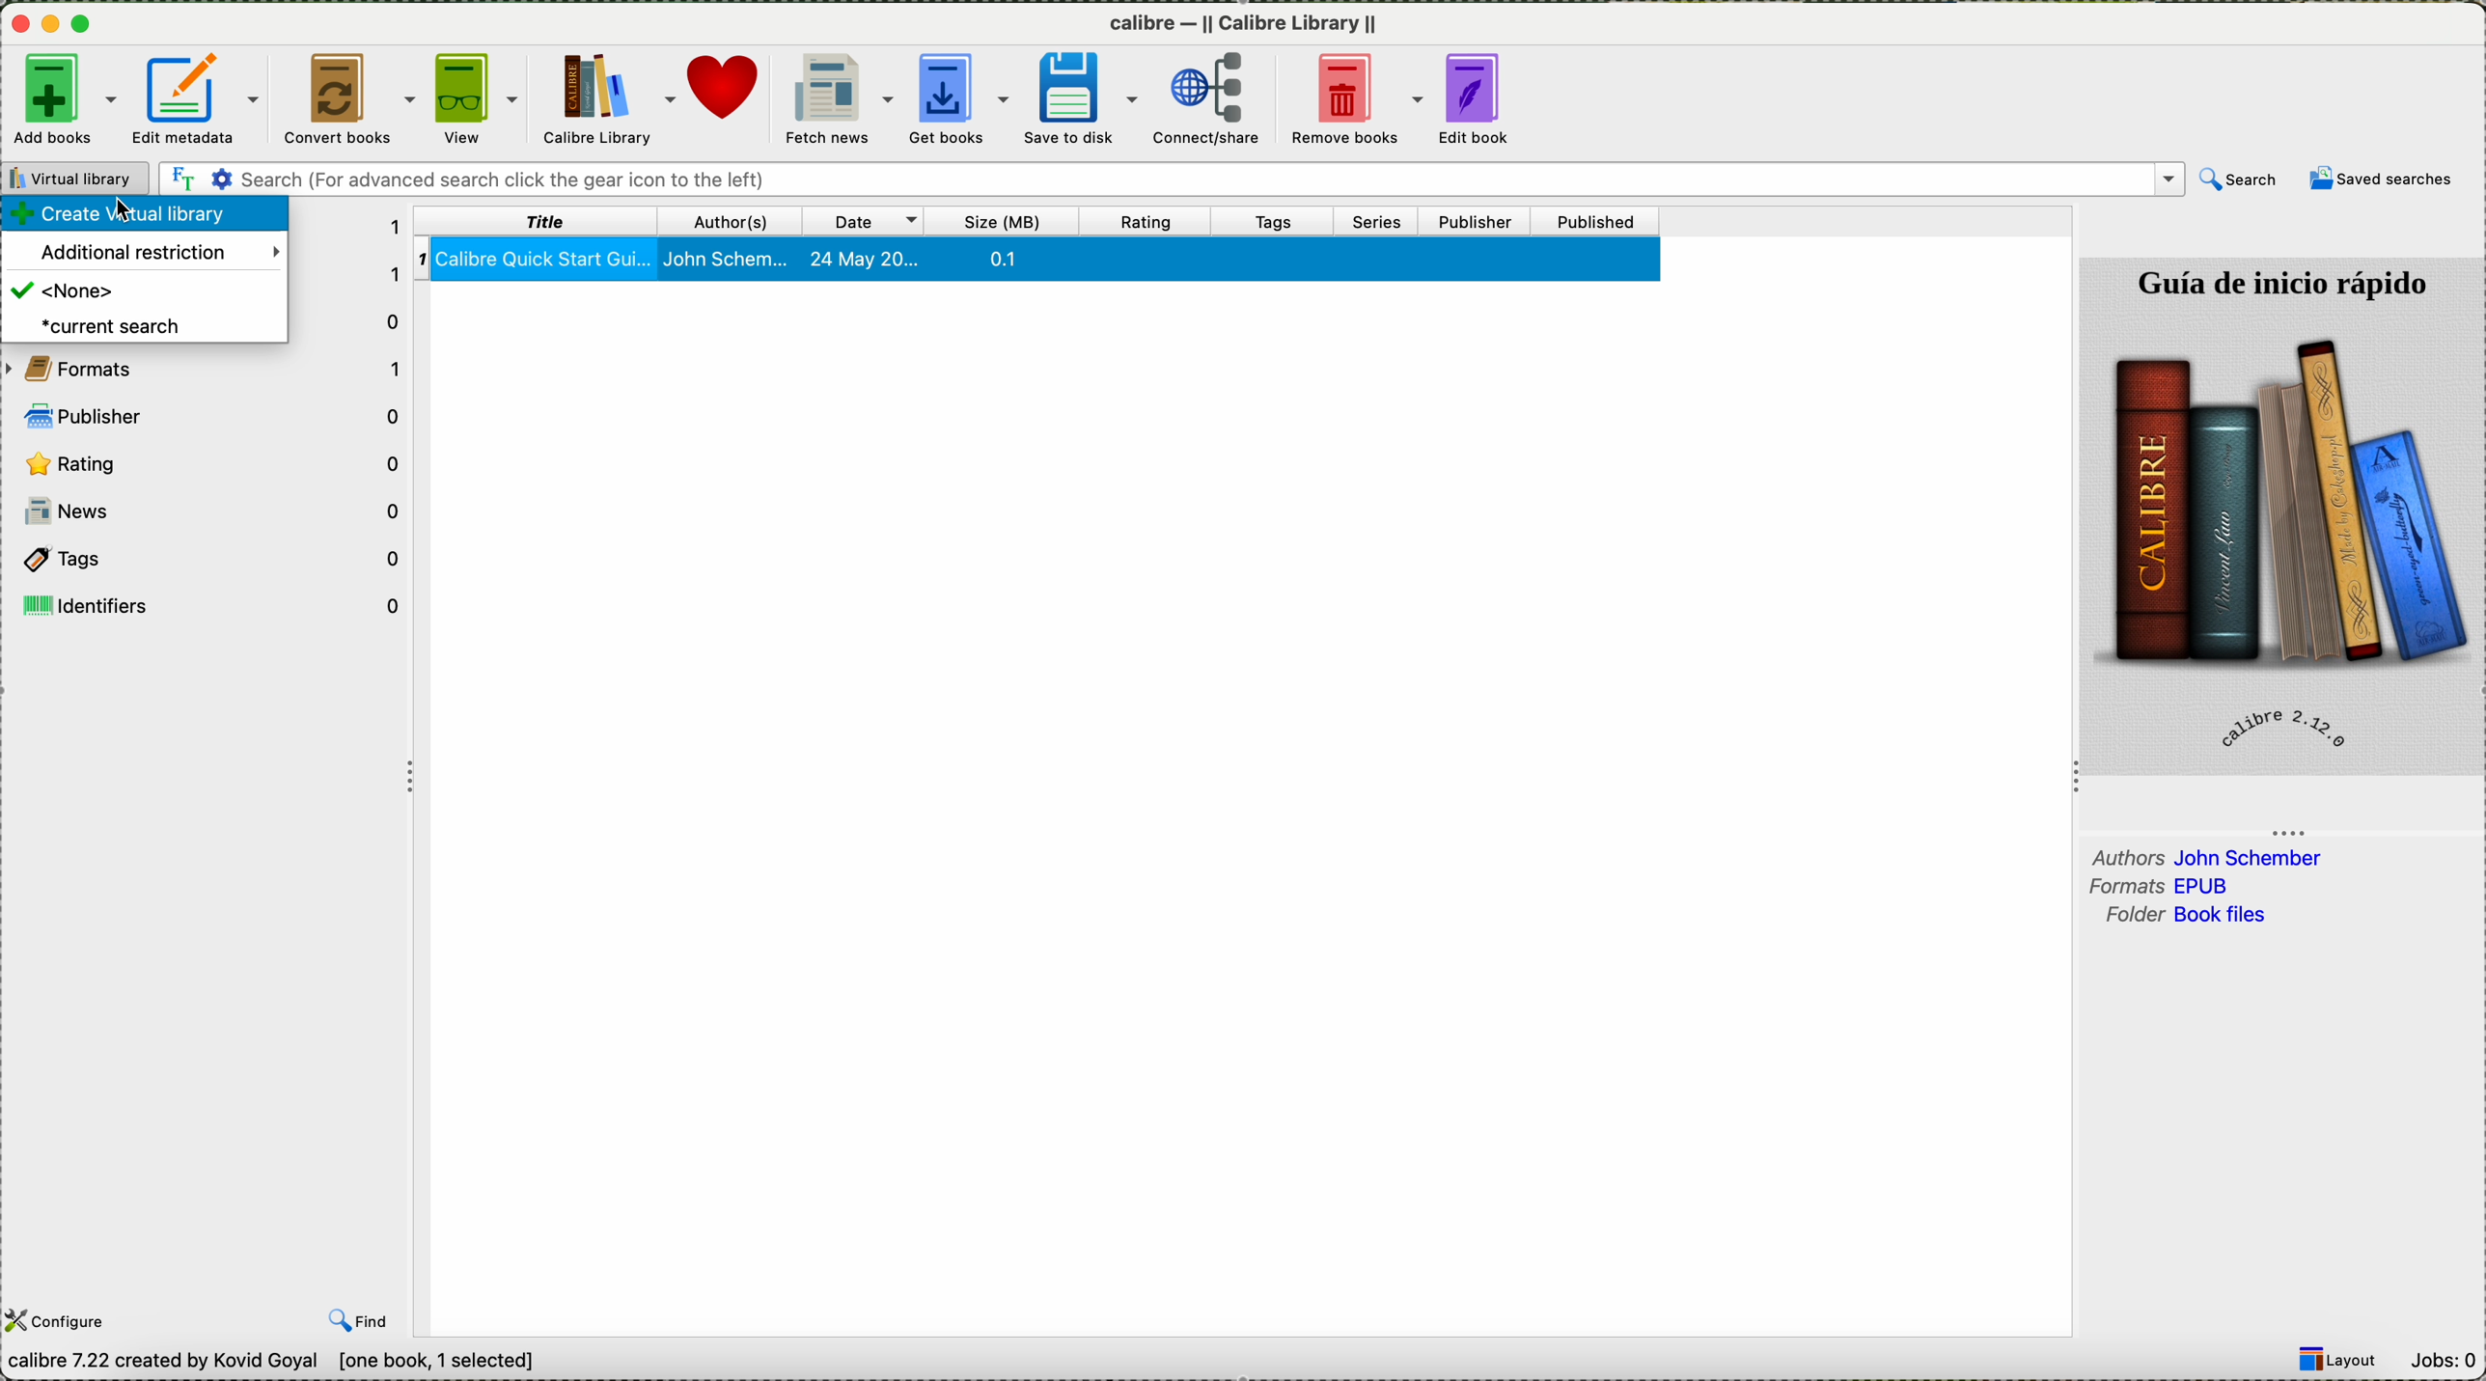  What do you see at coordinates (1089, 97) in the screenshot?
I see `save to disk` at bounding box center [1089, 97].